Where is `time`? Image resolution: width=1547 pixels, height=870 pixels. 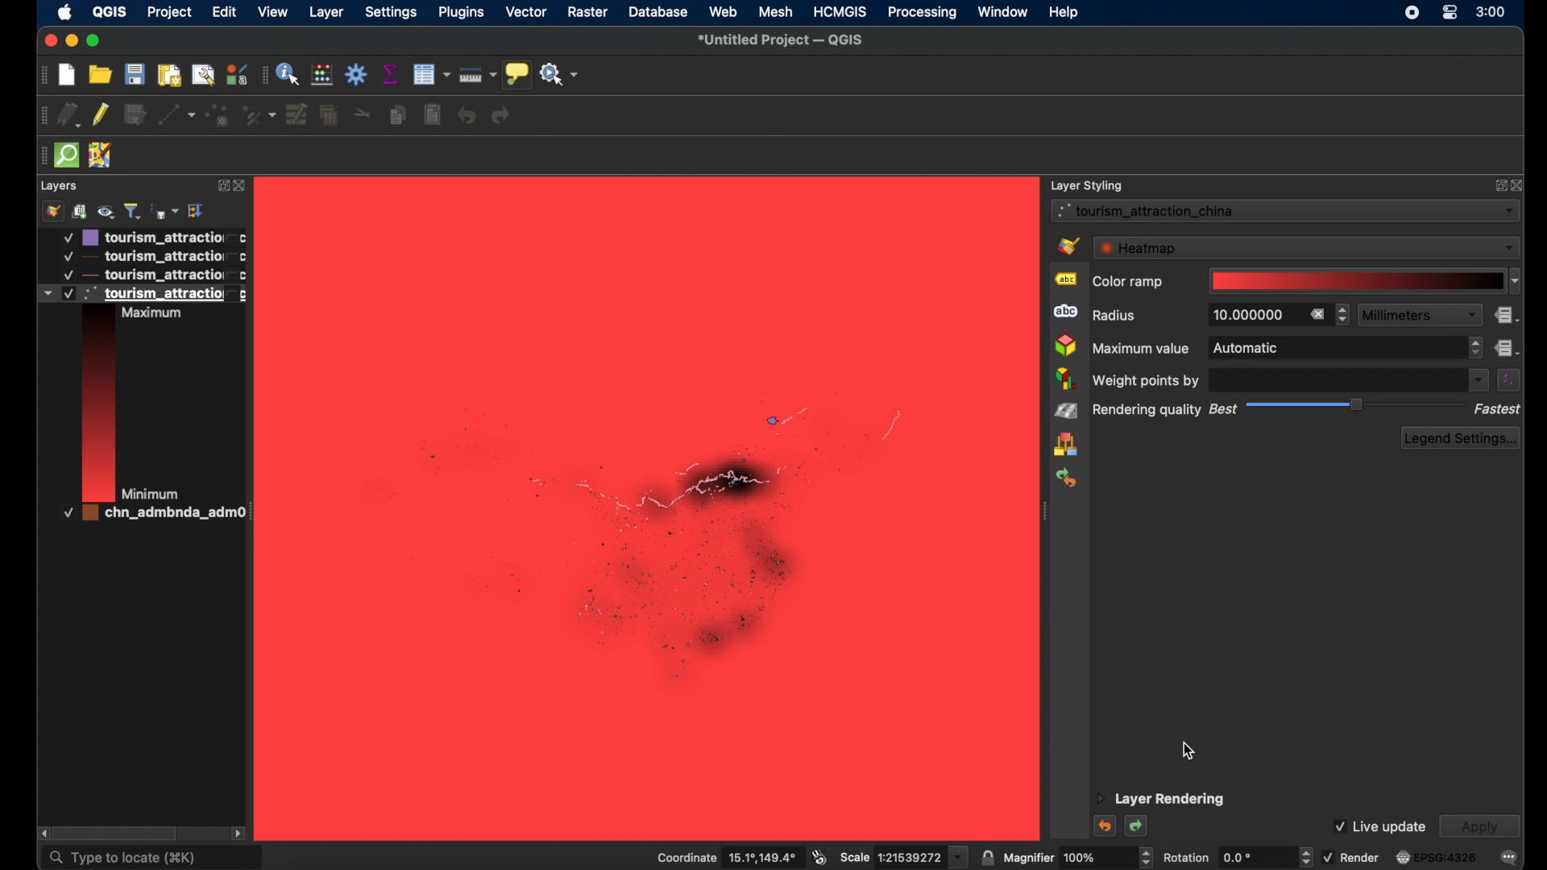 time is located at coordinates (1491, 14).